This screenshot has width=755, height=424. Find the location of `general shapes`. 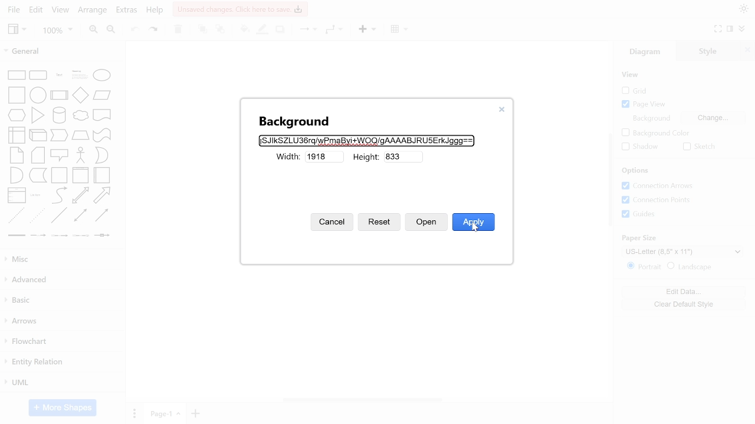

general shapes is located at coordinates (78, 95).